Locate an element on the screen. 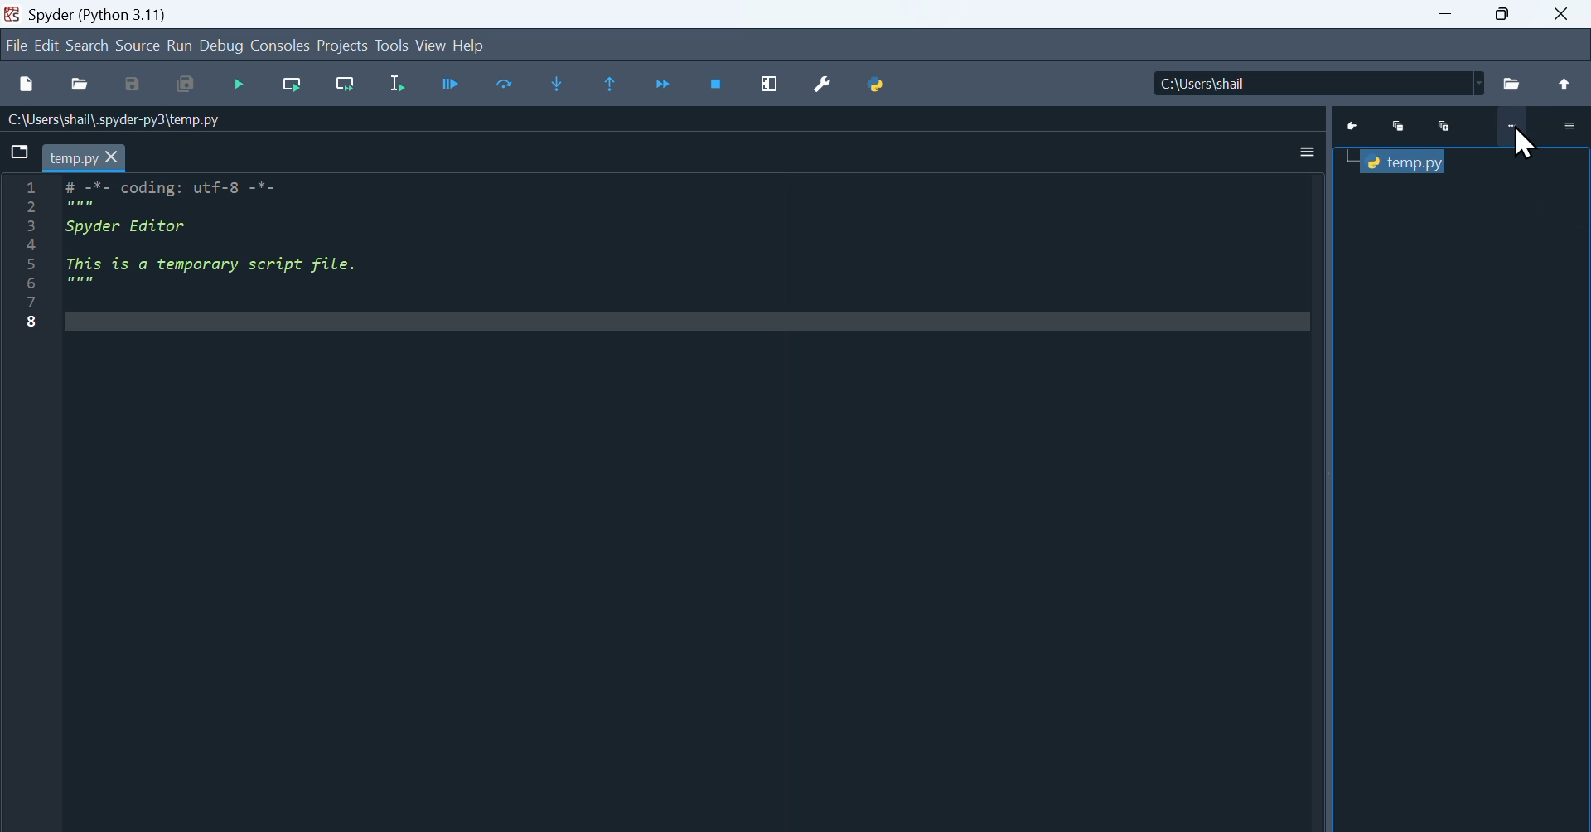  Cursor is located at coordinates (1524, 144).